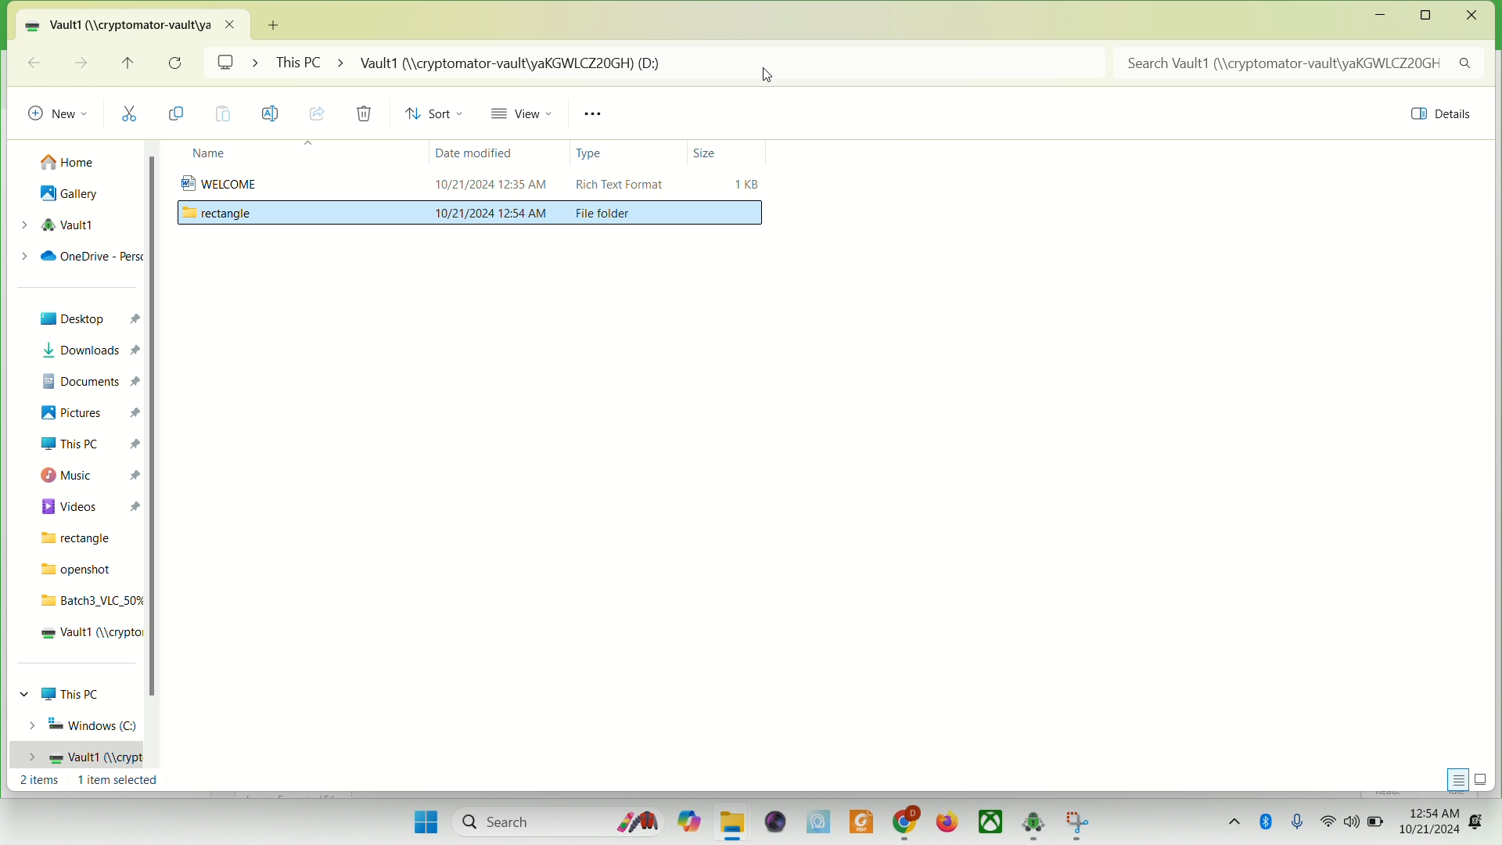 The height and width of the screenshot is (845, 1502). What do you see at coordinates (706, 151) in the screenshot?
I see `size` at bounding box center [706, 151].